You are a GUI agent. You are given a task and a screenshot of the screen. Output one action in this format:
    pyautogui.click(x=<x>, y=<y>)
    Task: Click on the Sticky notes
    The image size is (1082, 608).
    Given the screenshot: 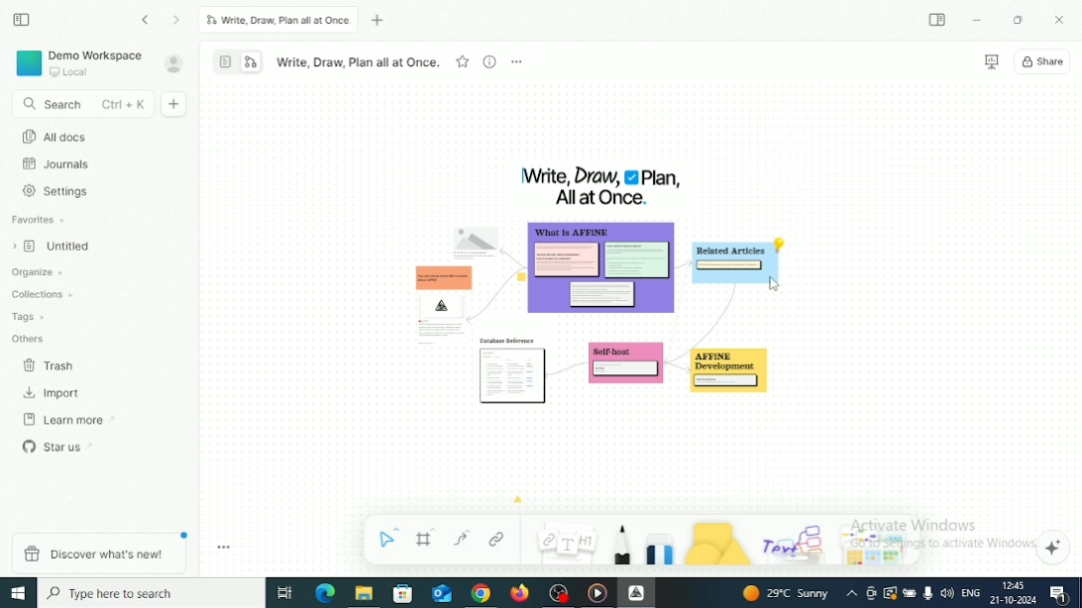 What is the action you would take?
    pyautogui.click(x=514, y=373)
    